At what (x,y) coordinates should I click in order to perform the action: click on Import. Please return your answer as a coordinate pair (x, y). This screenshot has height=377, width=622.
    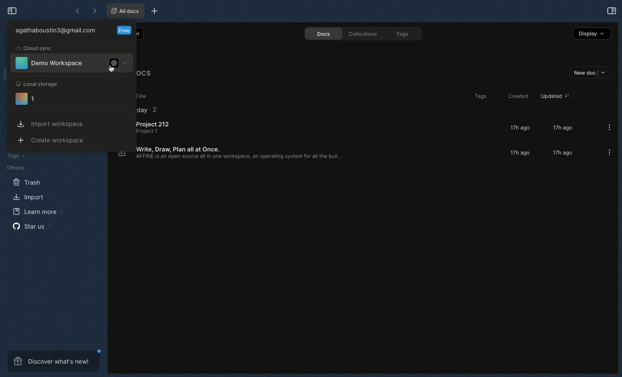
    Looking at the image, I should click on (27, 196).